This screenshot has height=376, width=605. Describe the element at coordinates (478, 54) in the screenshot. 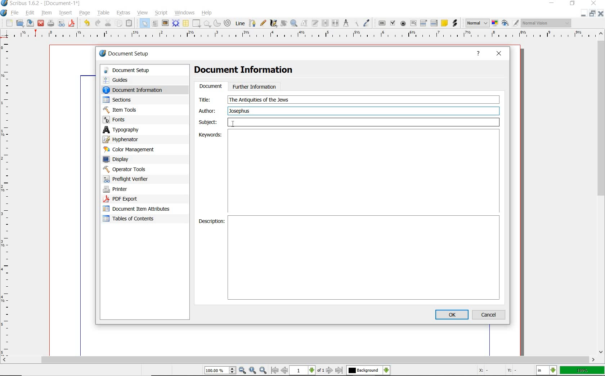

I see `help` at that location.